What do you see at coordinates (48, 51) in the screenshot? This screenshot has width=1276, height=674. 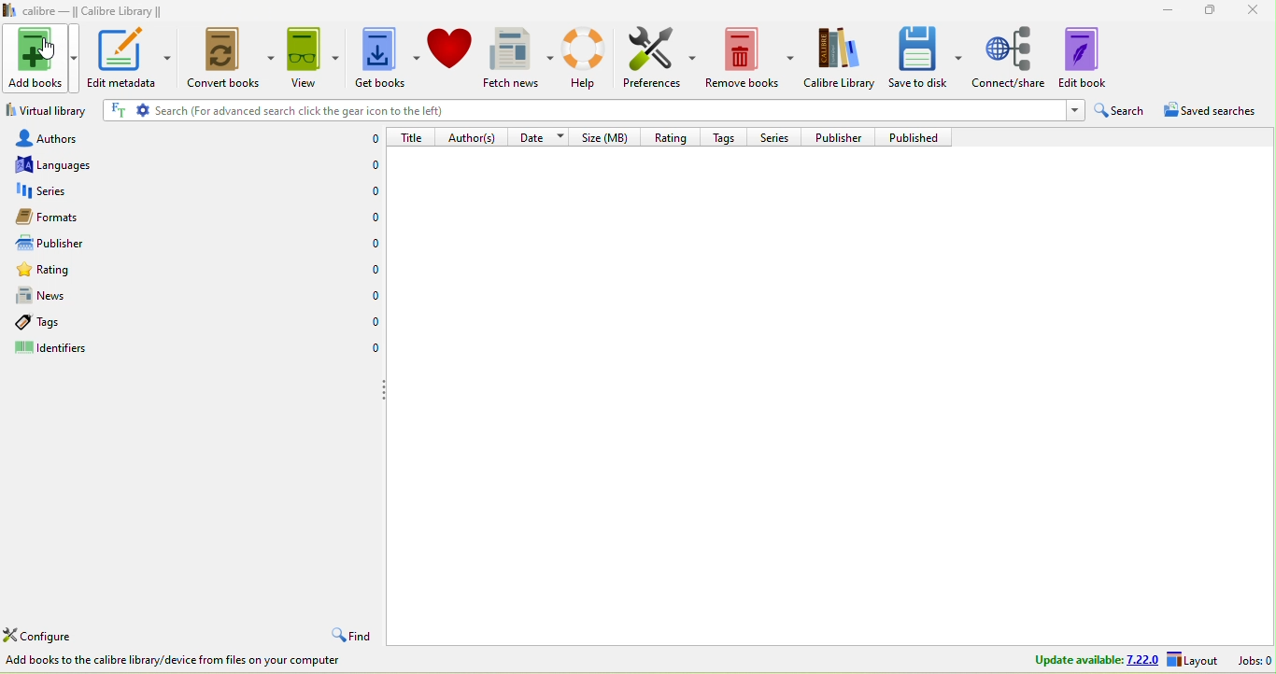 I see `cursor movement` at bounding box center [48, 51].